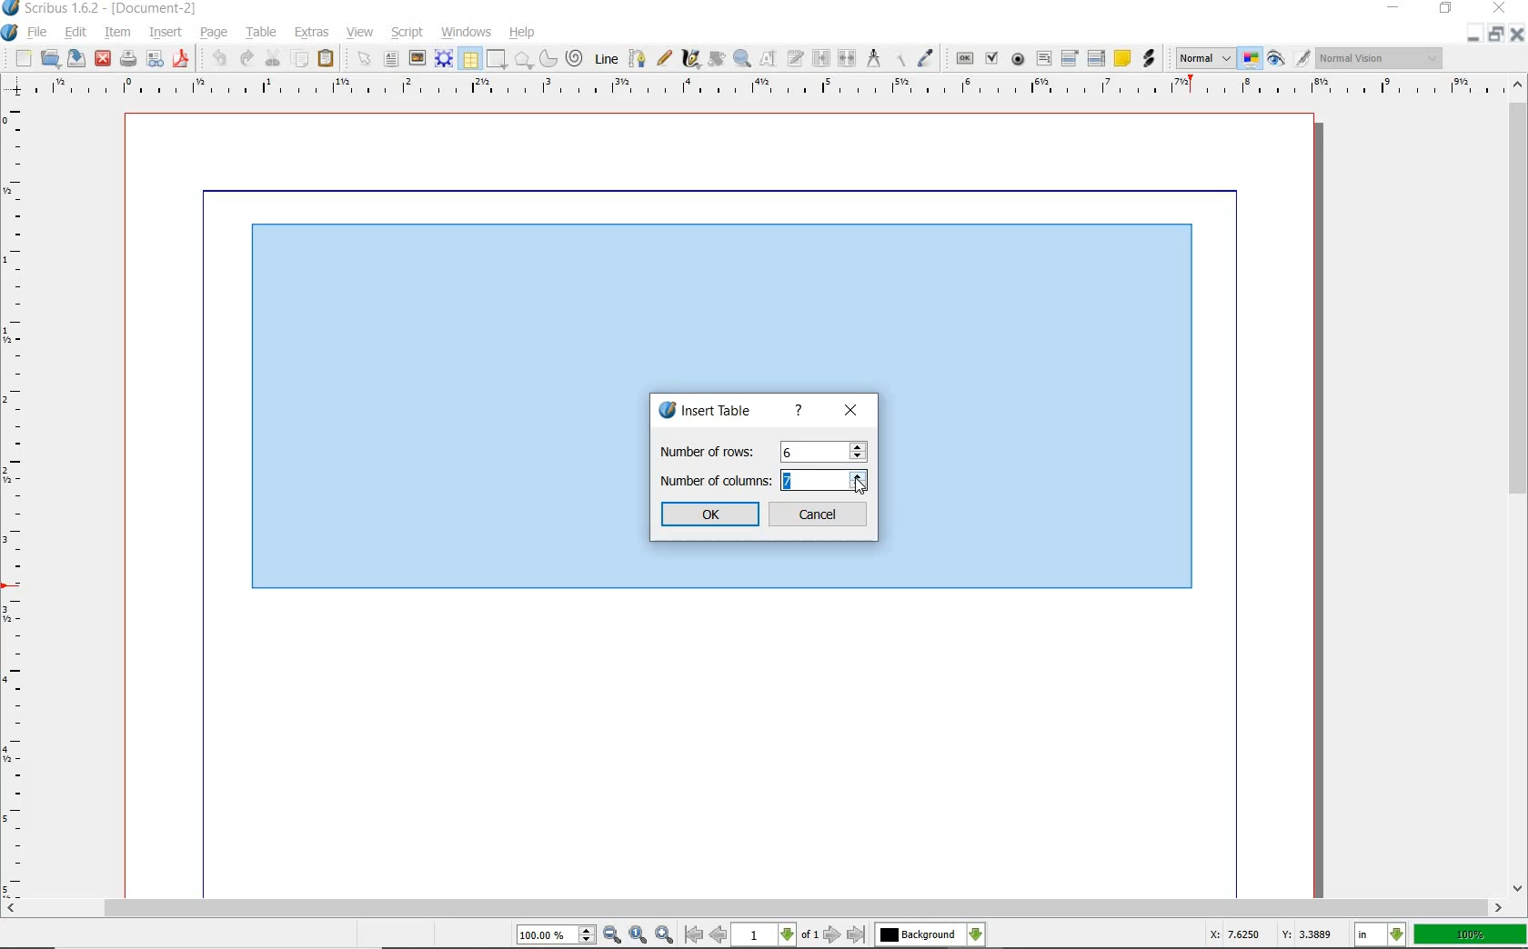 The image size is (1528, 949). I want to click on select the image preview mode, so click(1201, 58).